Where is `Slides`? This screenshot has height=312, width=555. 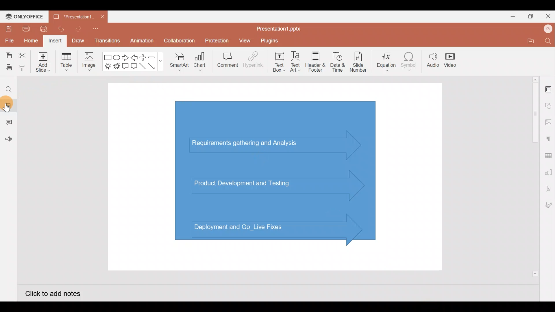
Slides is located at coordinates (10, 105).